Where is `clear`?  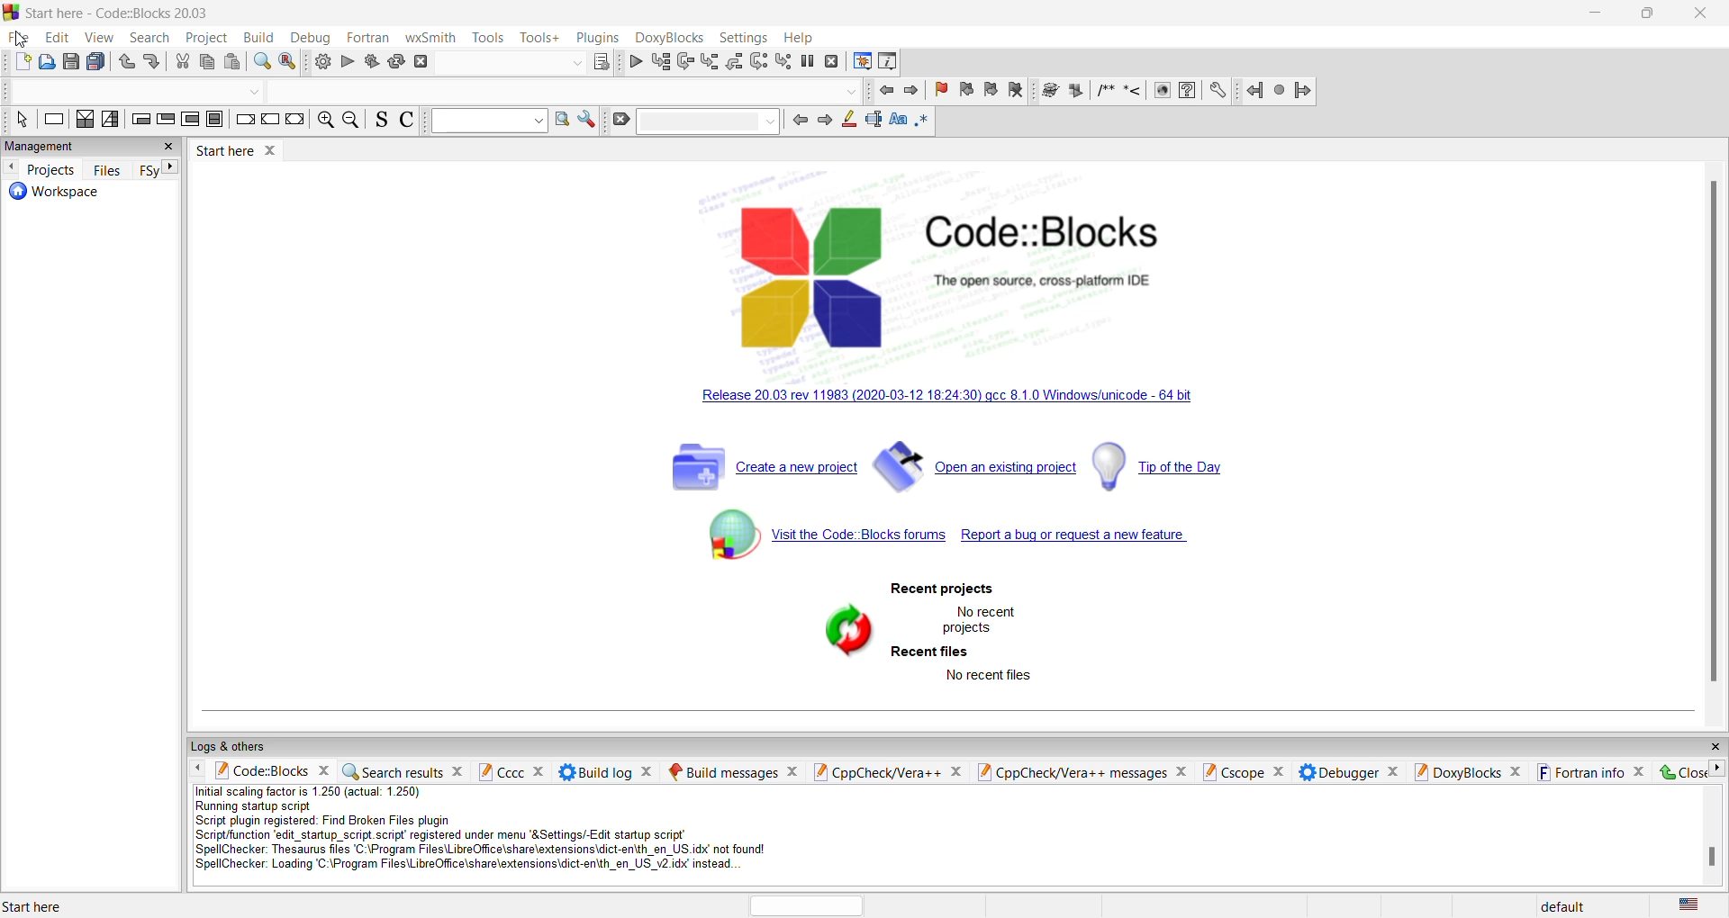 clear is located at coordinates (620, 120).